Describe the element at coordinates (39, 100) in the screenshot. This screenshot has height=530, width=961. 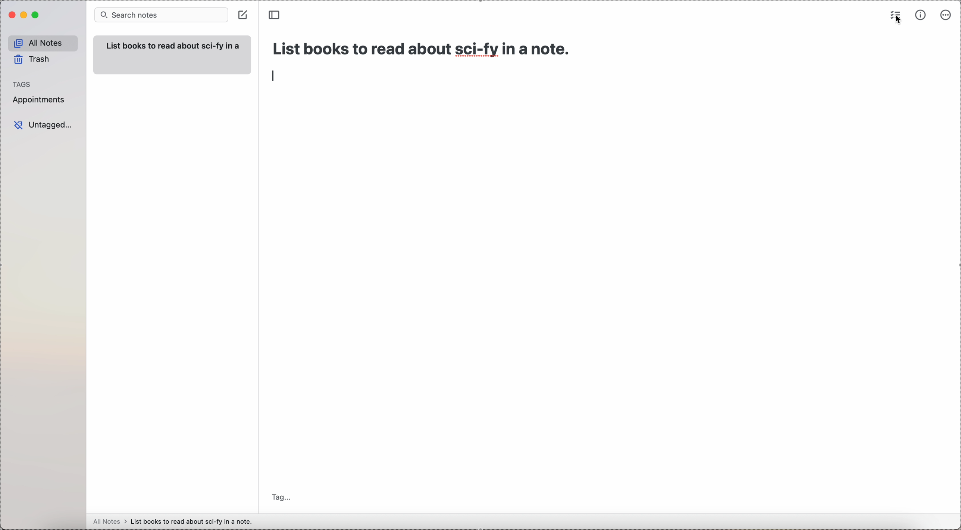
I see `appointments tag` at that location.